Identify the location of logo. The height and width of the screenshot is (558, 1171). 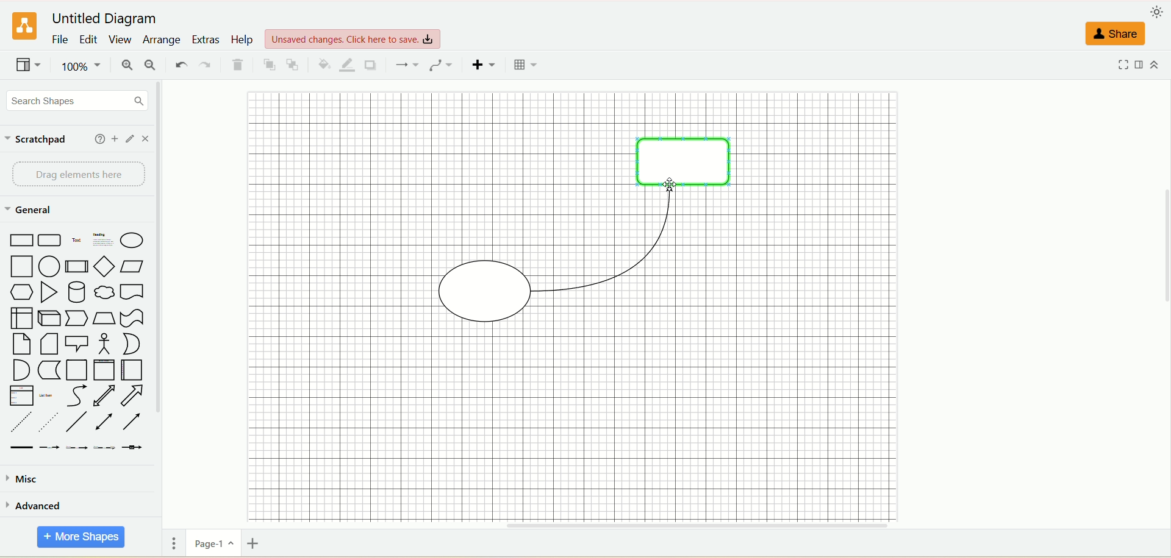
(23, 27).